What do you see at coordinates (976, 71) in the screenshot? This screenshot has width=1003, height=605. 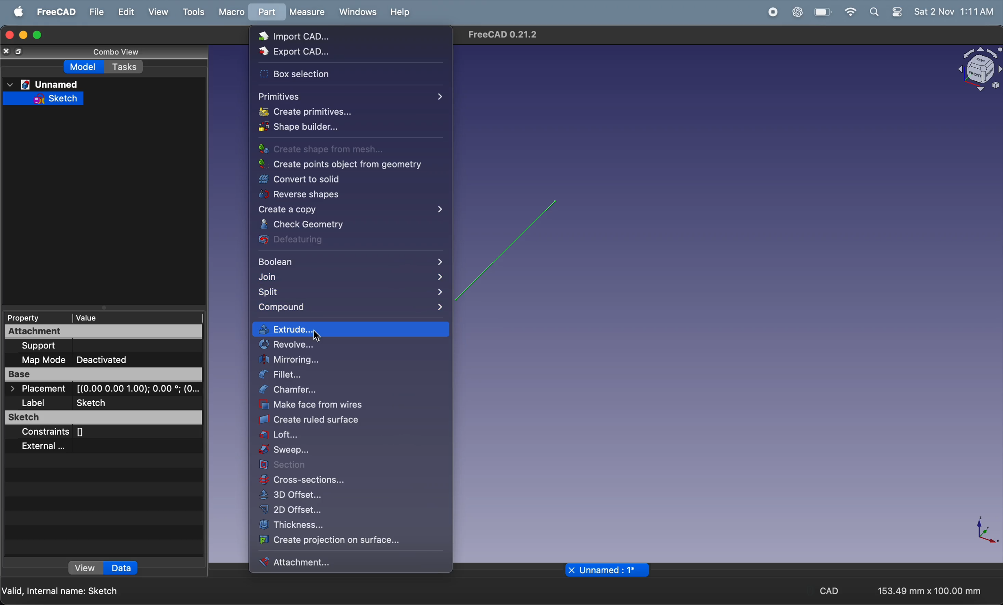 I see `object view` at bounding box center [976, 71].